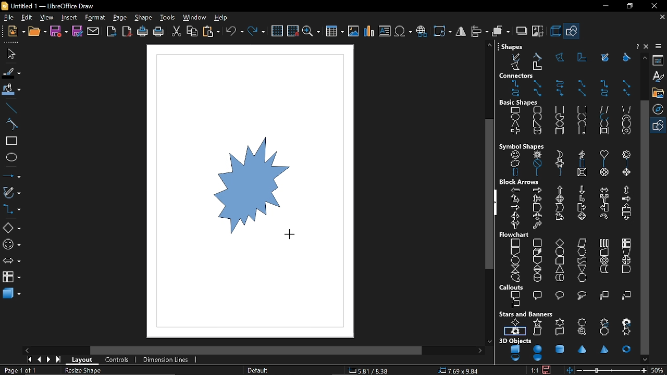 The image size is (667, 375). Describe the element at coordinates (569, 257) in the screenshot. I see `flowchart` at that location.